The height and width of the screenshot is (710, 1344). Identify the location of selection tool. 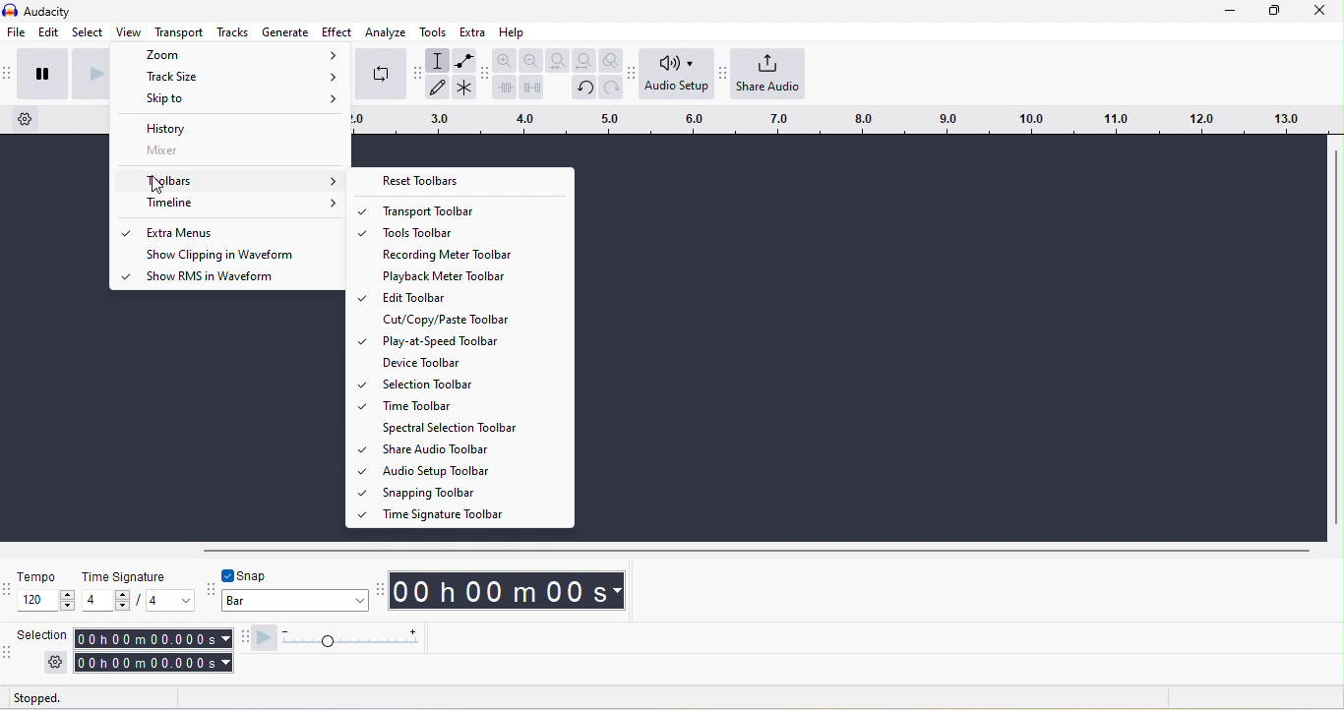
(437, 60).